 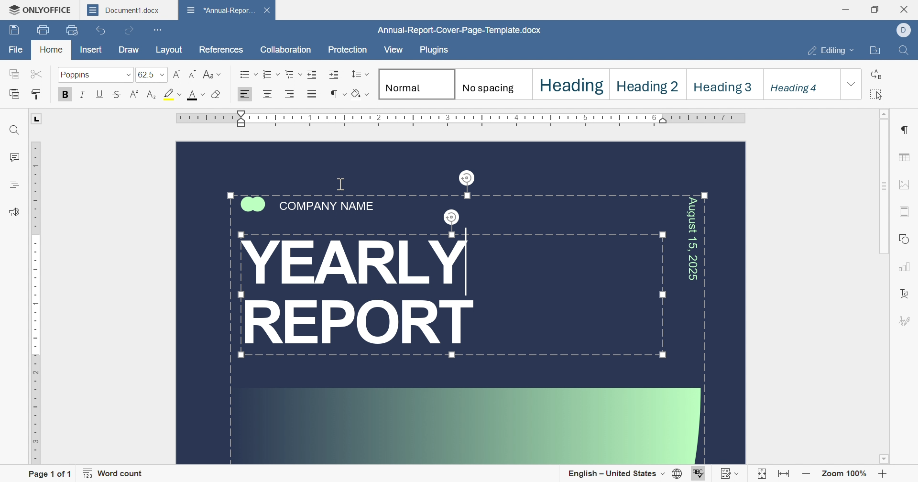 I want to click on ONLYOFFICE, so click(x=38, y=11).